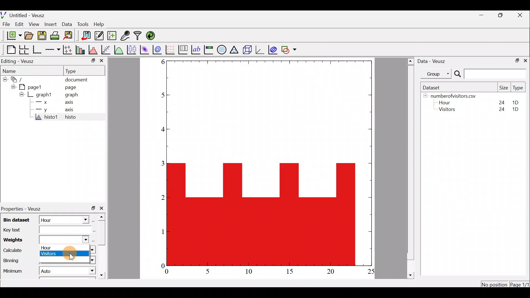 This screenshot has width=530, height=298. What do you see at coordinates (209, 50) in the screenshot?
I see `image color bar` at bounding box center [209, 50].